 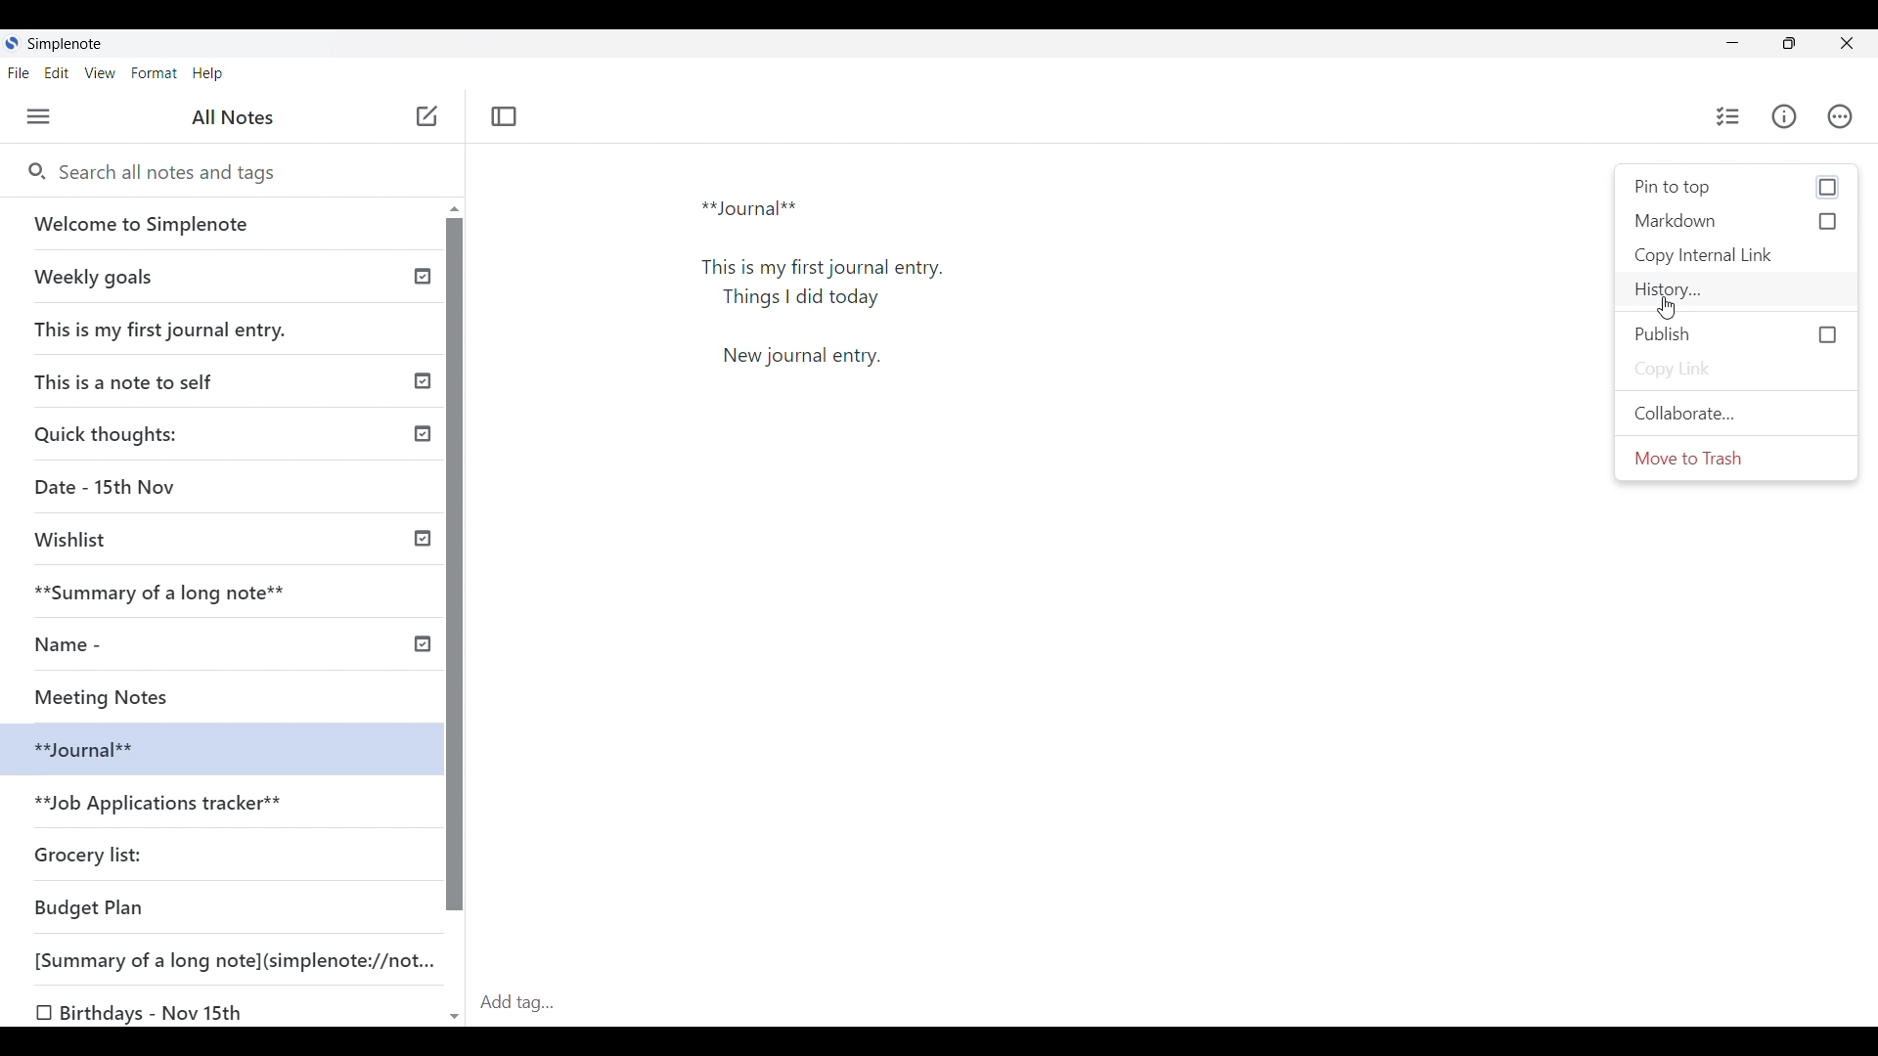 I want to click on File menu, so click(x=20, y=73).